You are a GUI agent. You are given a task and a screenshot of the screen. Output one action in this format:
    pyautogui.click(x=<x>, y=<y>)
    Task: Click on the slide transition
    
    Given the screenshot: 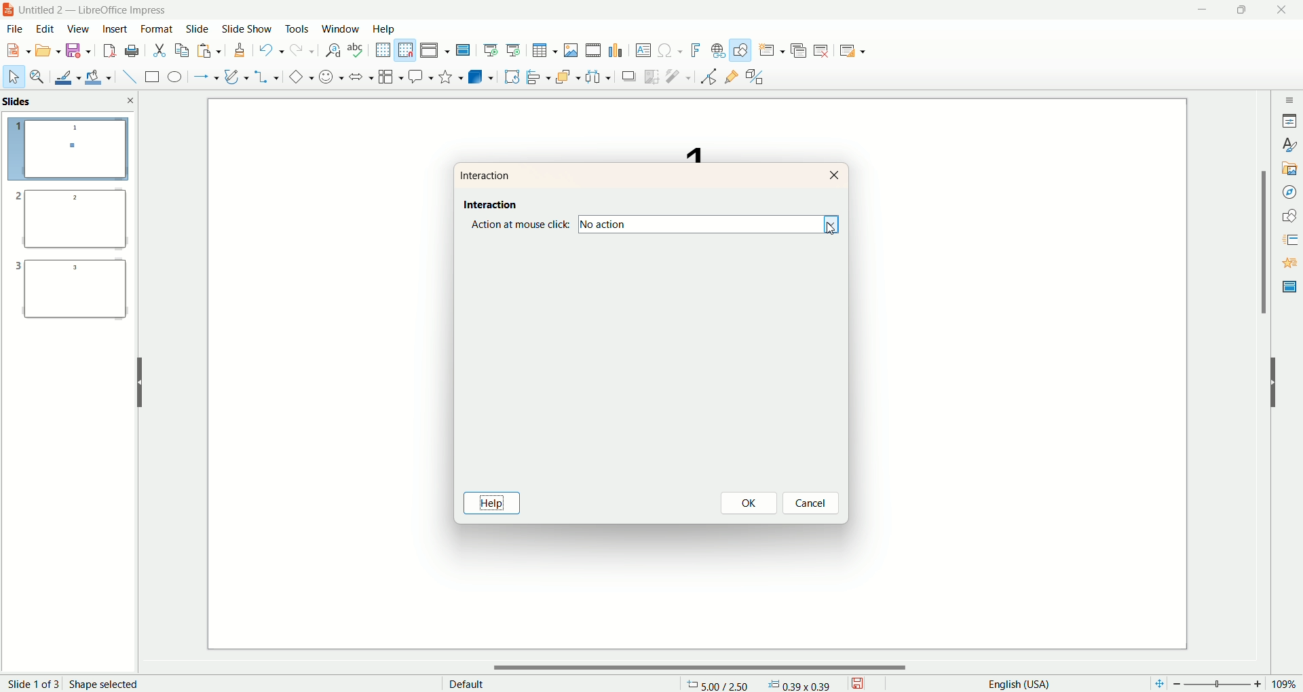 What is the action you would take?
    pyautogui.click(x=1288, y=237)
    